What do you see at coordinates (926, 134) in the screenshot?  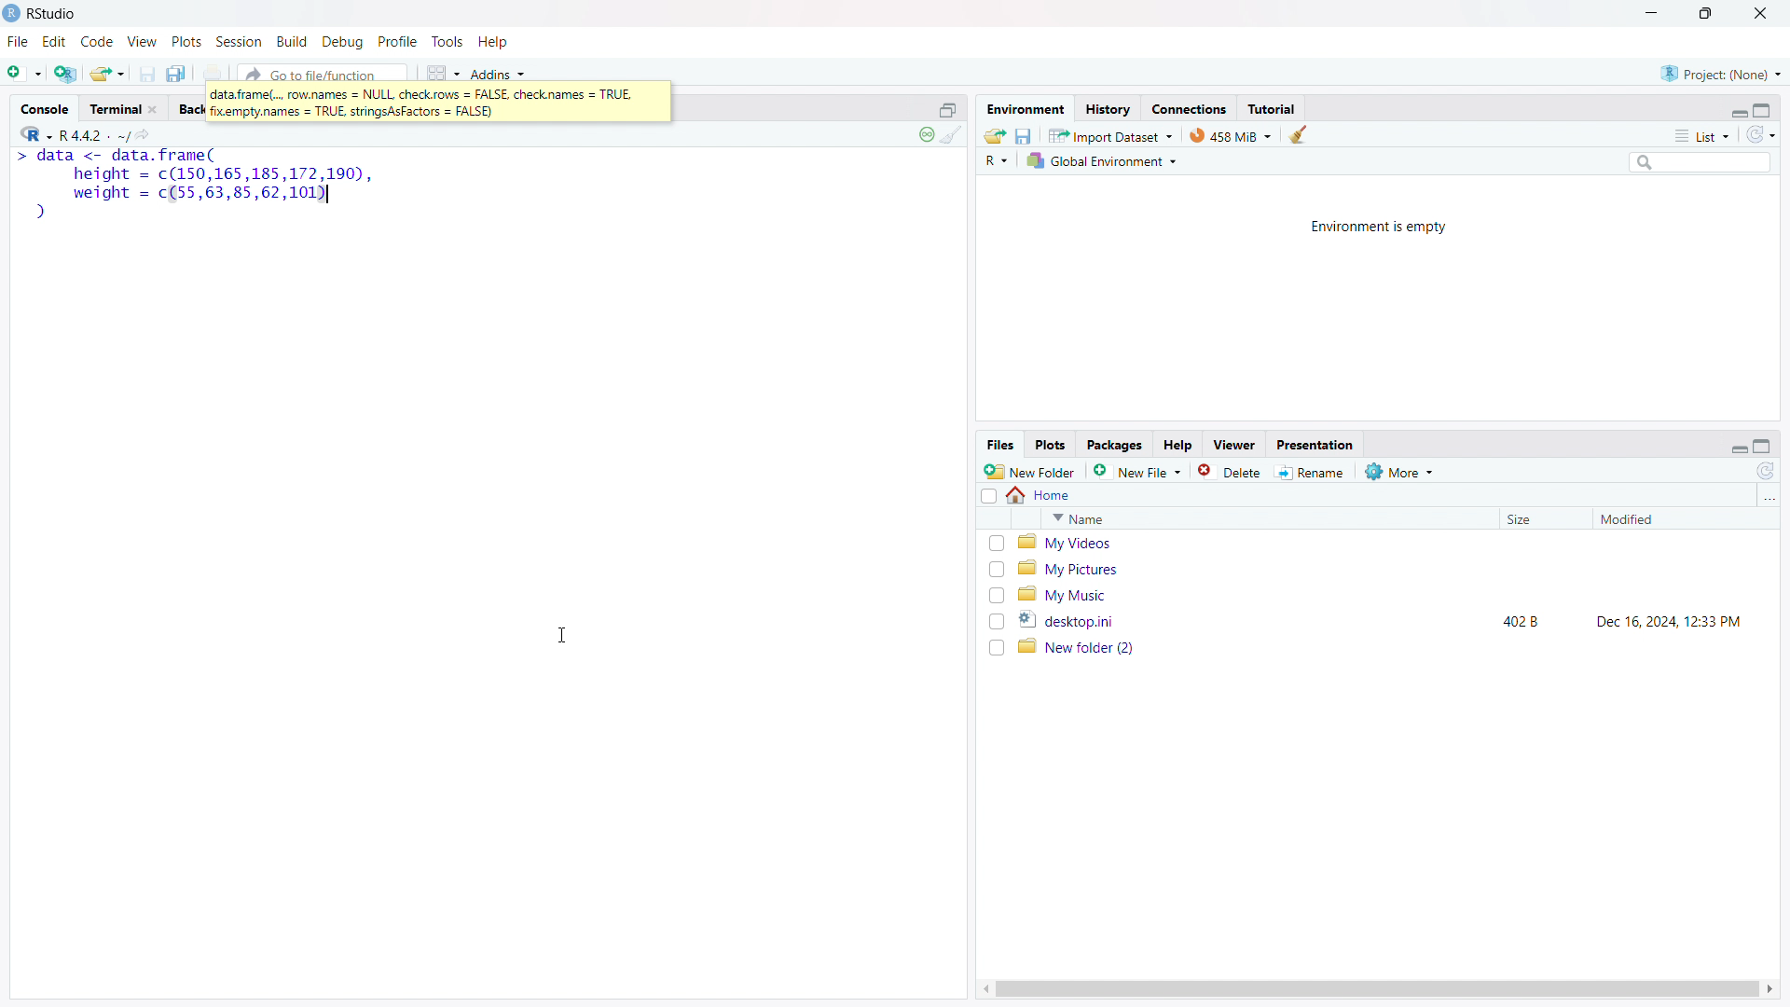 I see `show status` at bounding box center [926, 134].